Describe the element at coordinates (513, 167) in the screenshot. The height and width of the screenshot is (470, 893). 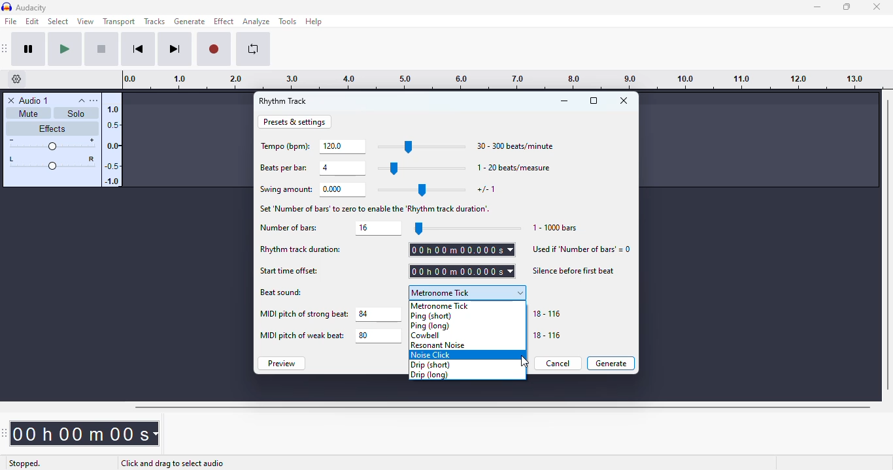
I see `1-20 beats/measure` at that location.